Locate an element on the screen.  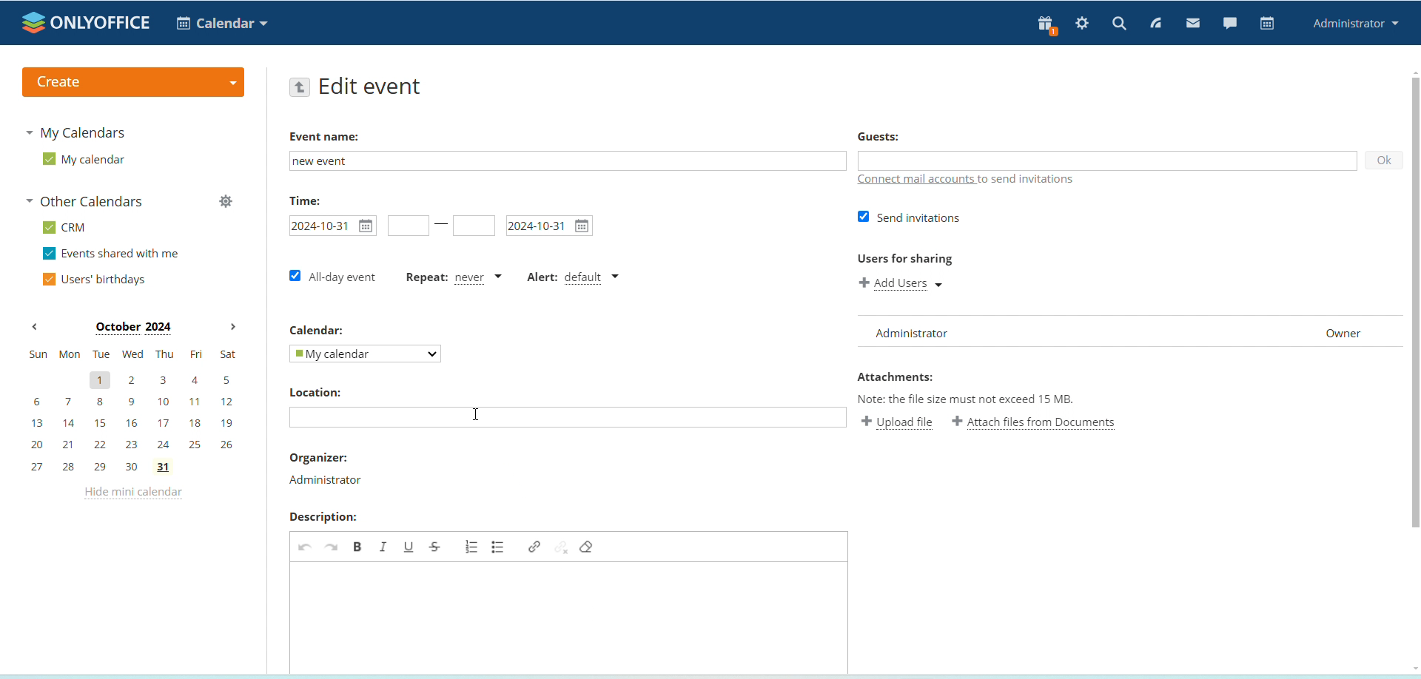
add users is located at coordinates (906, 285).